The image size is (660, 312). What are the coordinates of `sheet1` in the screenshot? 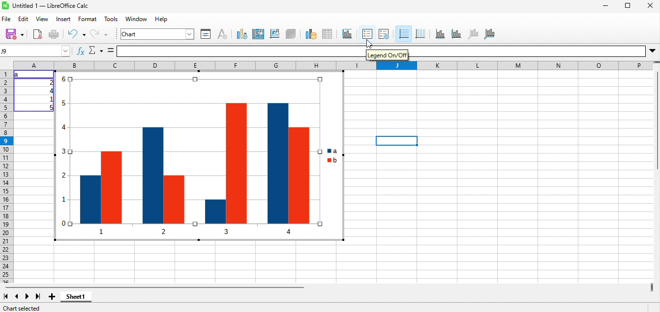 It's located at (76, 297).